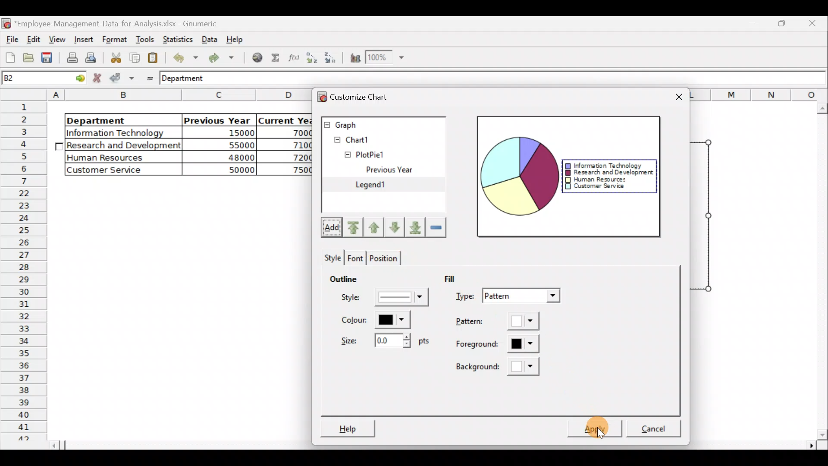 The width and height of the screenshot is (828, 466). Describe the element at coordinates (112, 158) in the screenshot. I see `Human Resources` at that location.